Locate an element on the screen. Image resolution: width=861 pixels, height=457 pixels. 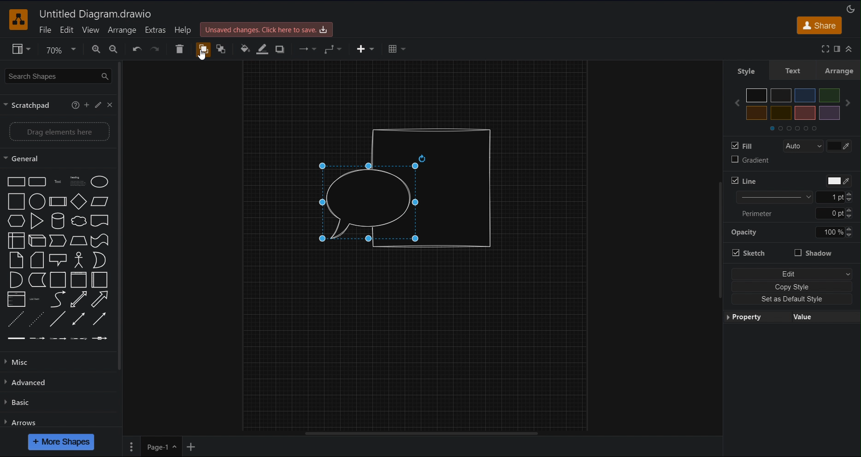
Diamond is located at coordinates (78, 201).